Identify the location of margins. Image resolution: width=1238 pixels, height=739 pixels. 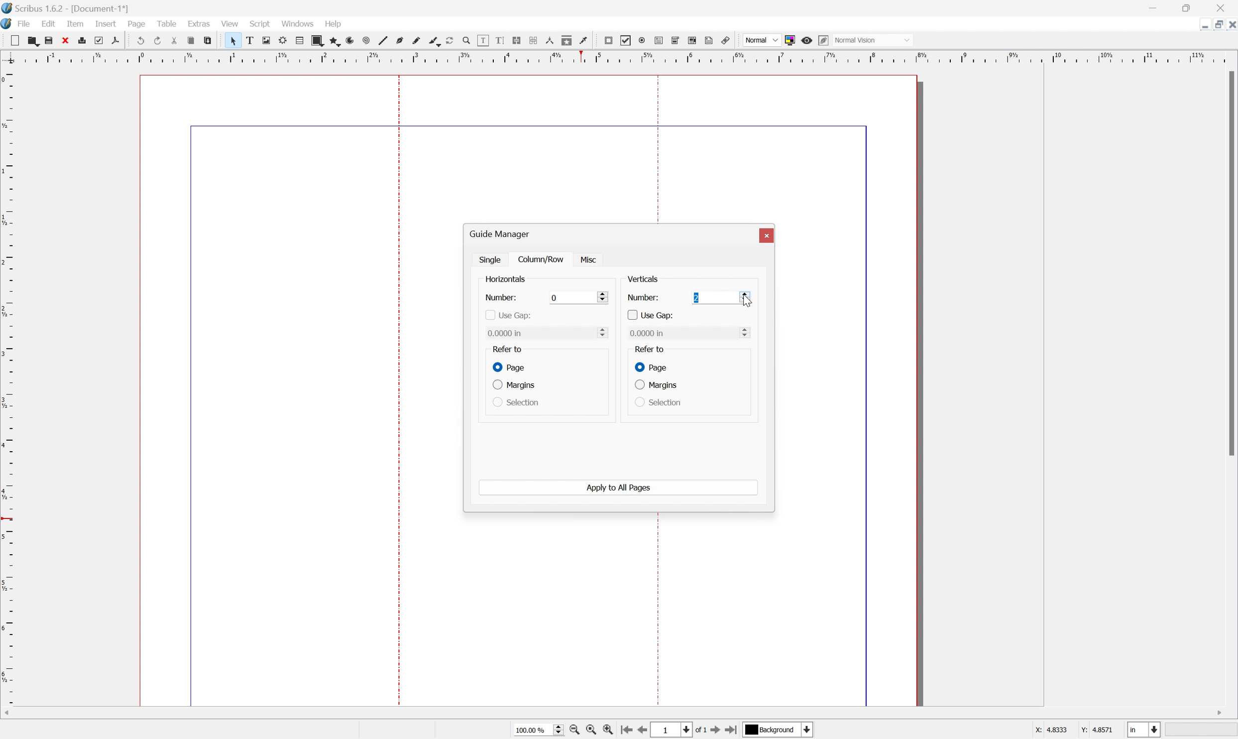
(657, 384).